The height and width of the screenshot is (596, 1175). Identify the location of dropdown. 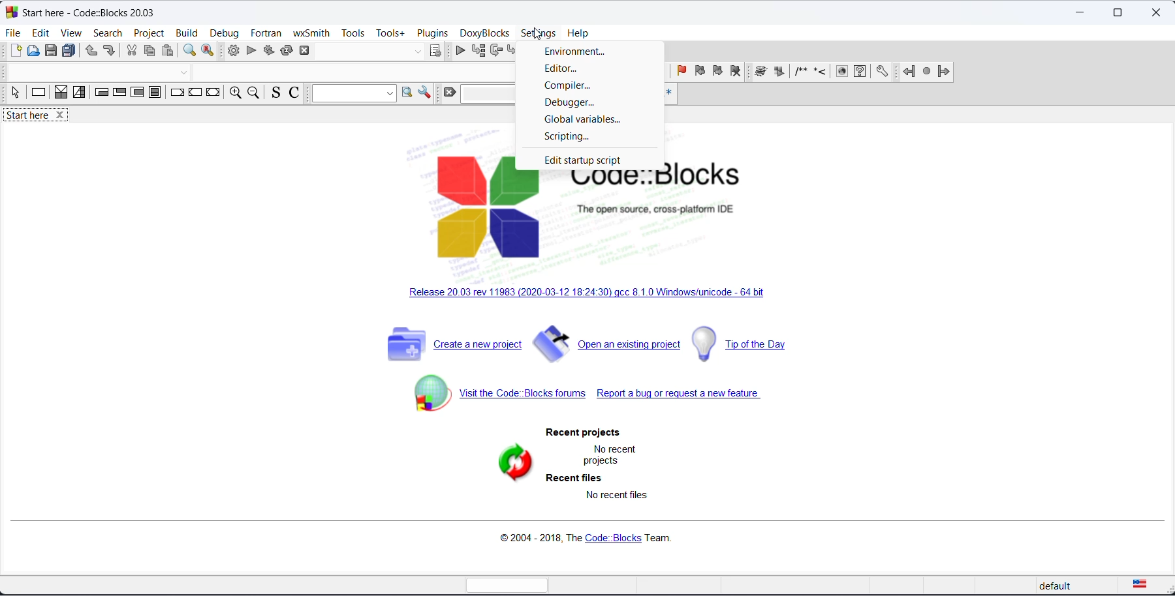
(353, 94).